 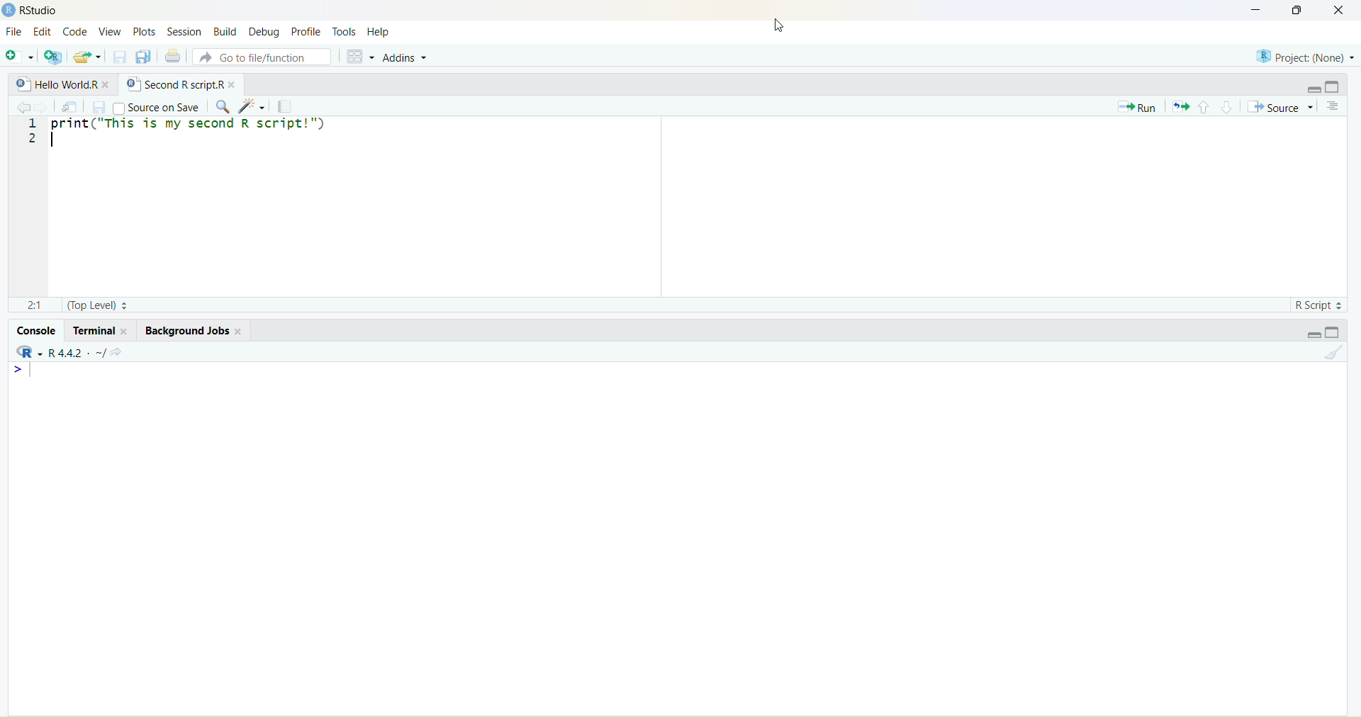 I want to click on 1 2, so click(x=34, y=135).